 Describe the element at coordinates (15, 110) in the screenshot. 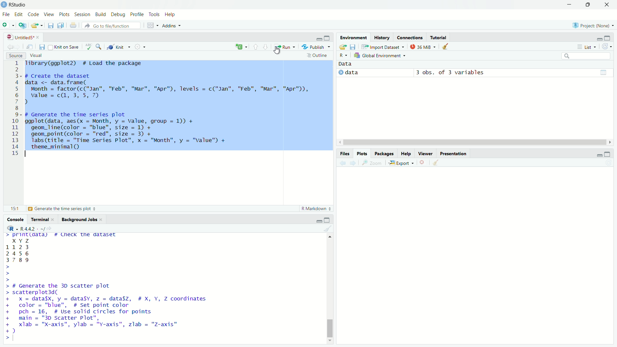

I see `serial number` at that location.